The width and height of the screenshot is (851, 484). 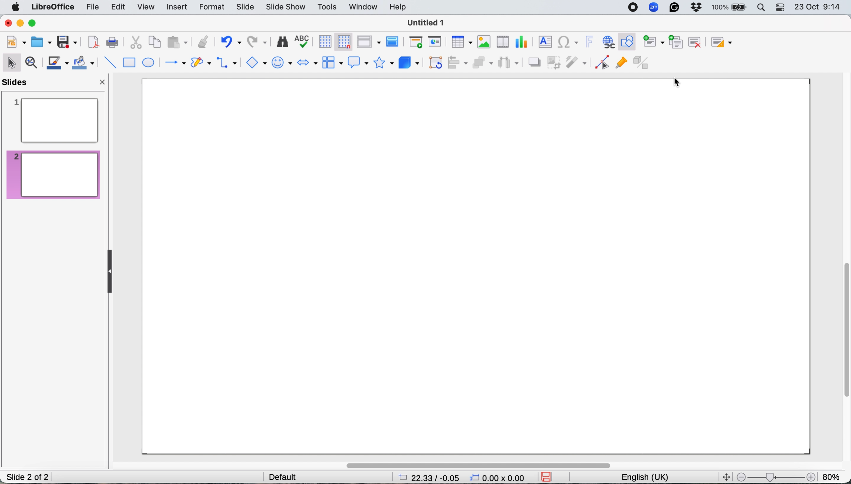 What do you see at coordinates (652, 41) in the screenshot?
I see `new slide` at bounding box center [652, 41].